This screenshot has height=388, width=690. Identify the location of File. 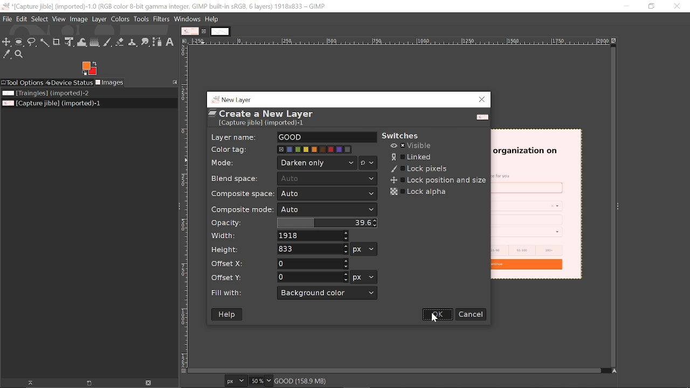
(7, 19).